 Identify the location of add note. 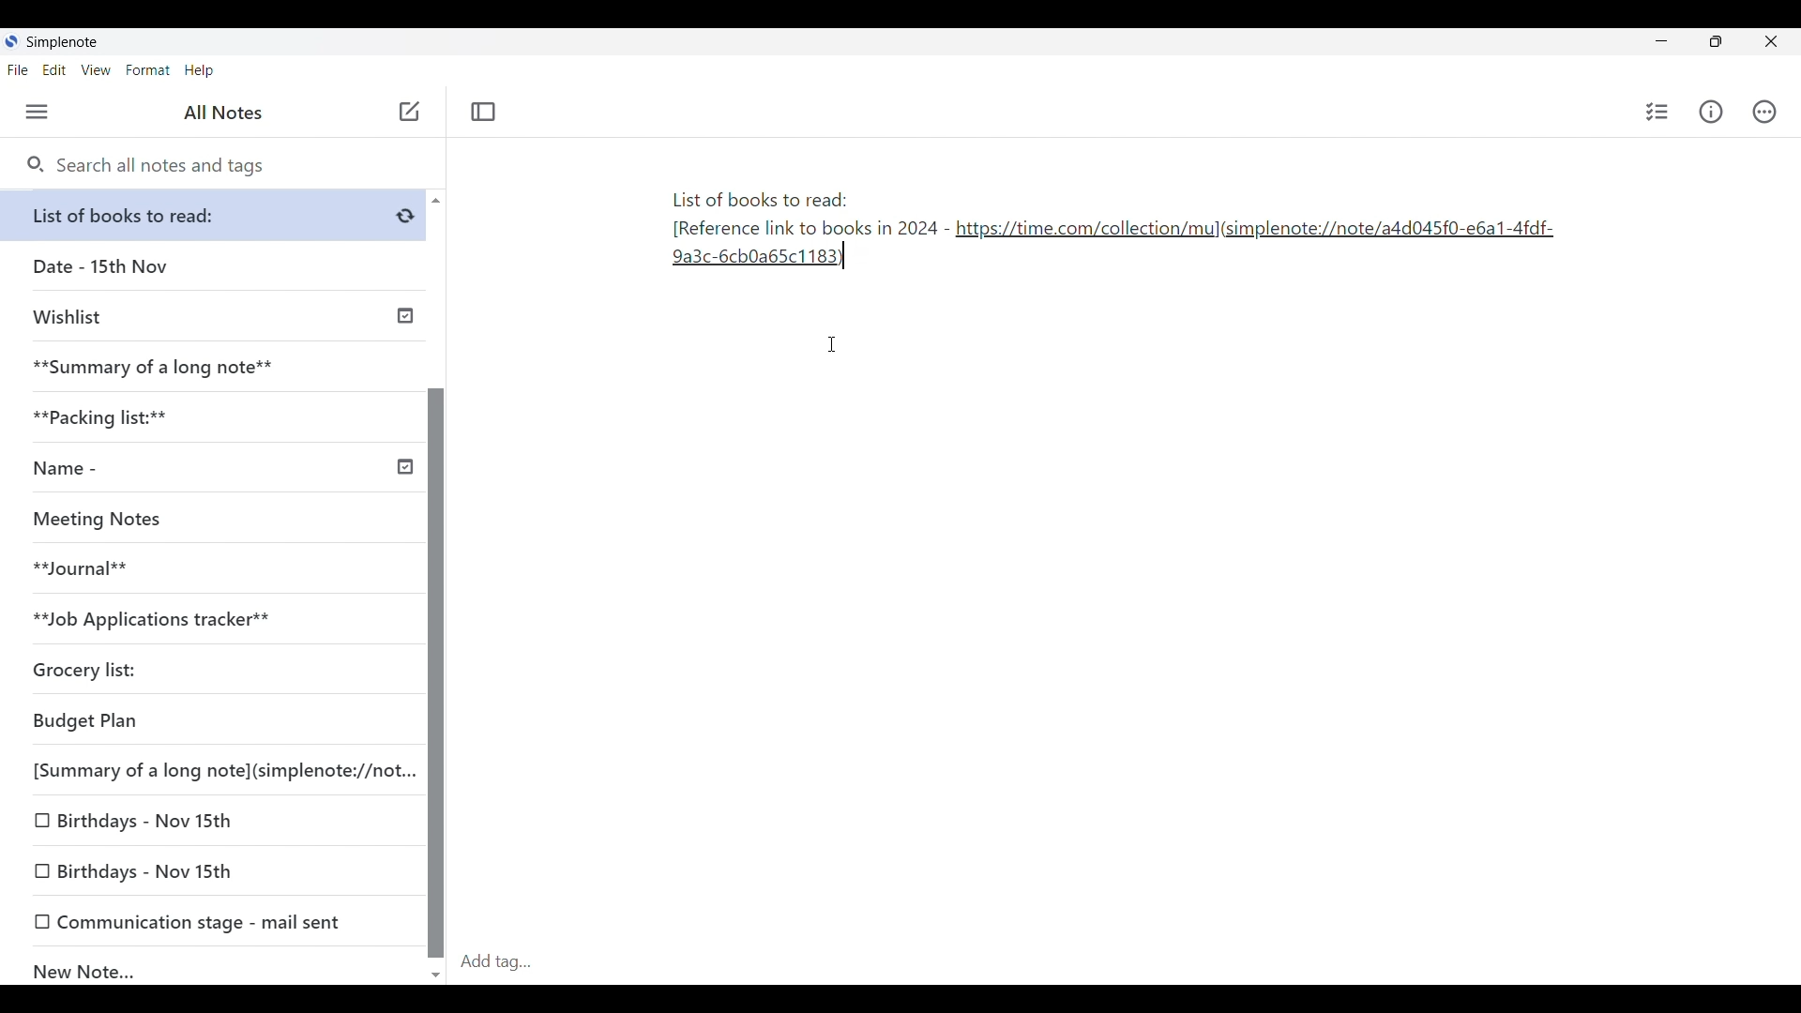
(407, 110).